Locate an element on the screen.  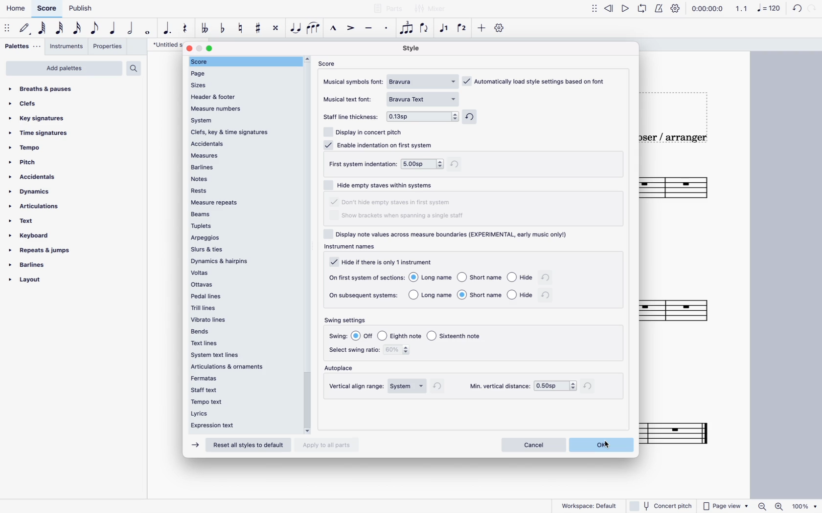
Score is located at coordinates (46, 7).